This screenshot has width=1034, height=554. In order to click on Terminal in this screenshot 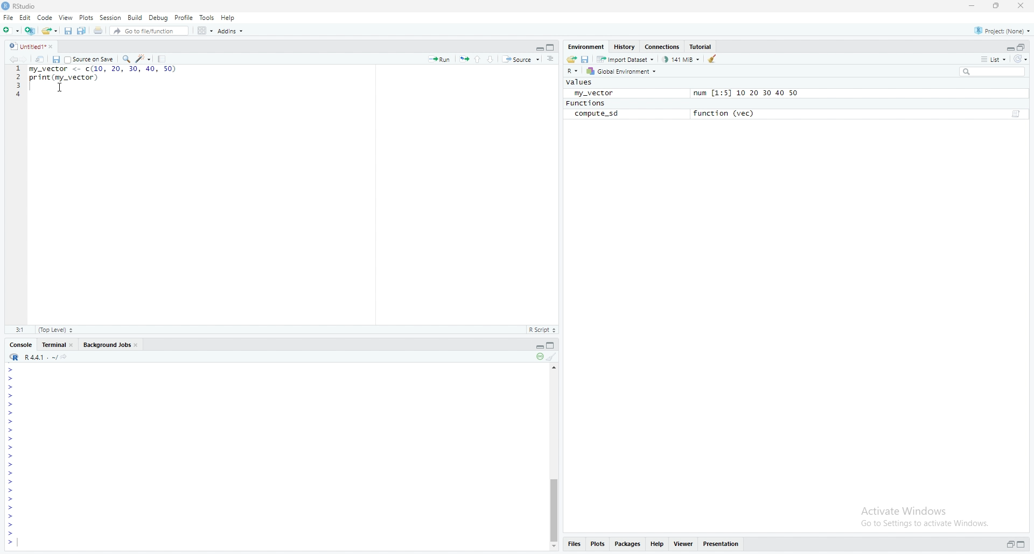, I will do `click(58, 344)`.